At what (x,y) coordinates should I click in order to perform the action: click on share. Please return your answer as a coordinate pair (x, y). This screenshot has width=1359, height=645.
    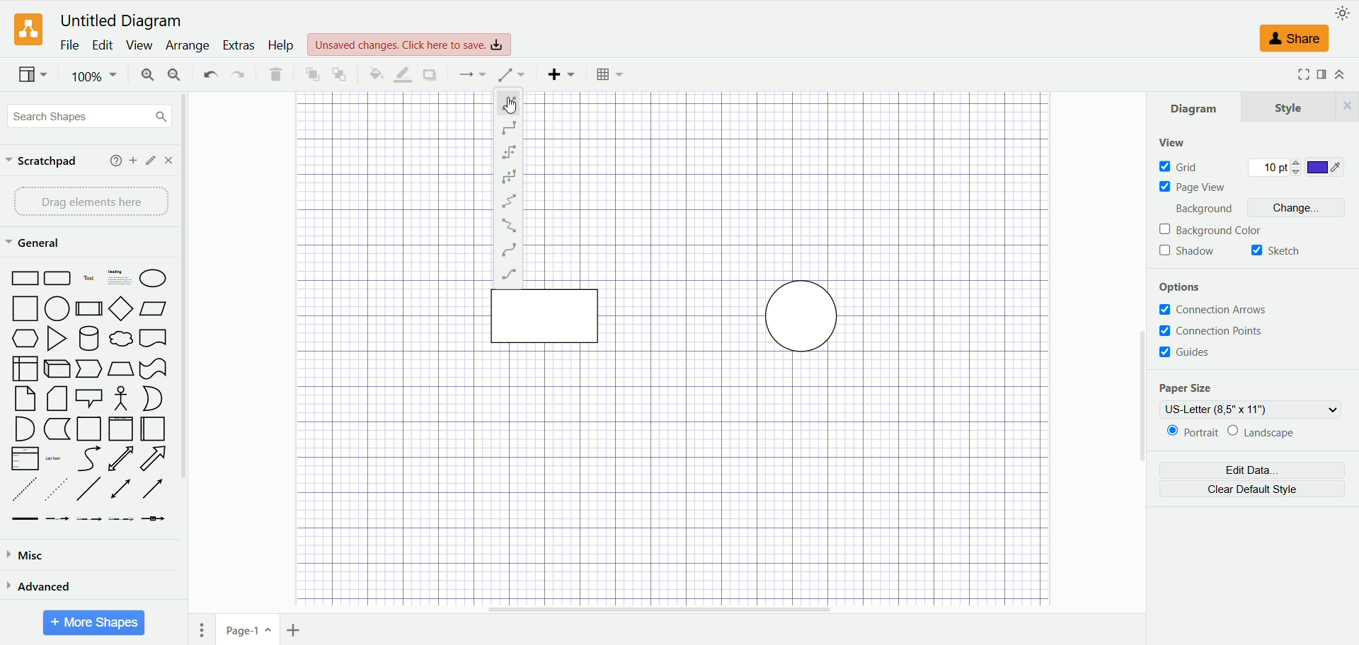
    Looking at the image, I should click on (1294, 39).